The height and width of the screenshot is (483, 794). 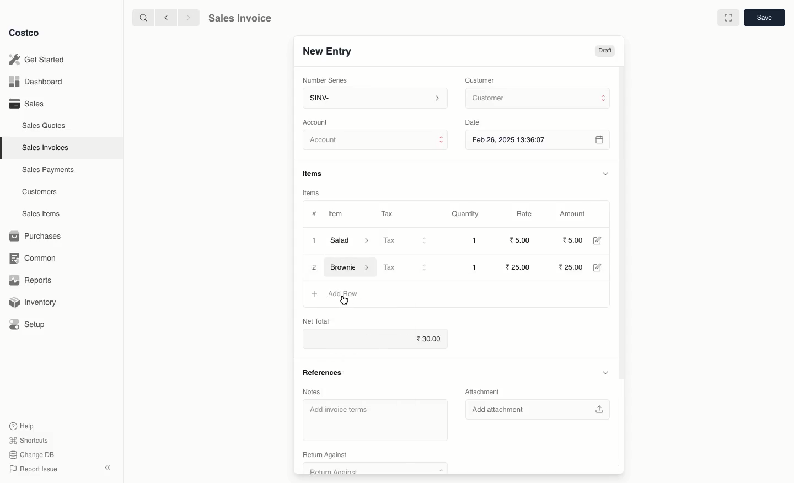 What do you see at coordinates (405, 241) in the screenshot?
I see `Tax` at bounding box center [405, 241].